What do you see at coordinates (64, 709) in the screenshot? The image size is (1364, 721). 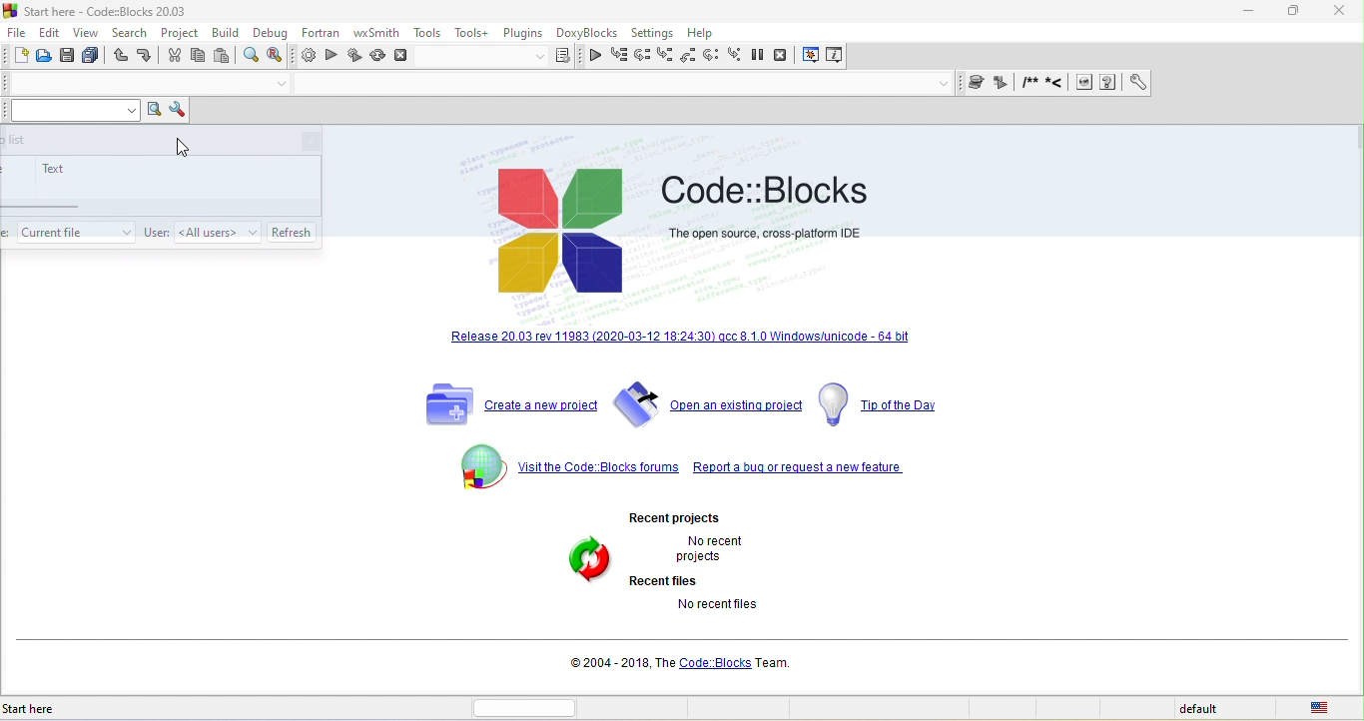 I see `start here` at bounding box center [64, 709].